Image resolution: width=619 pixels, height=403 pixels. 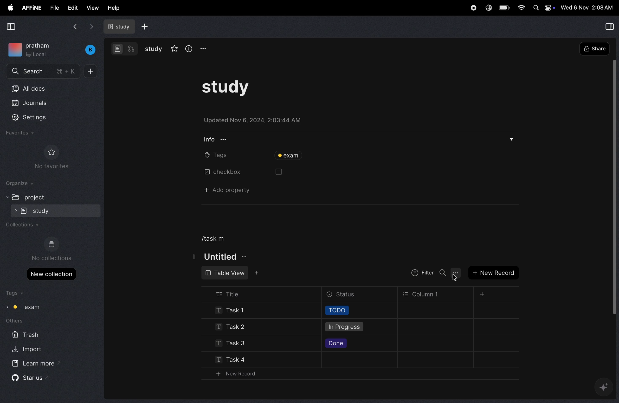 What do you see at coordinates (219, 257) in the screenshot?
I see `titke` at bounding box center [219, 257].